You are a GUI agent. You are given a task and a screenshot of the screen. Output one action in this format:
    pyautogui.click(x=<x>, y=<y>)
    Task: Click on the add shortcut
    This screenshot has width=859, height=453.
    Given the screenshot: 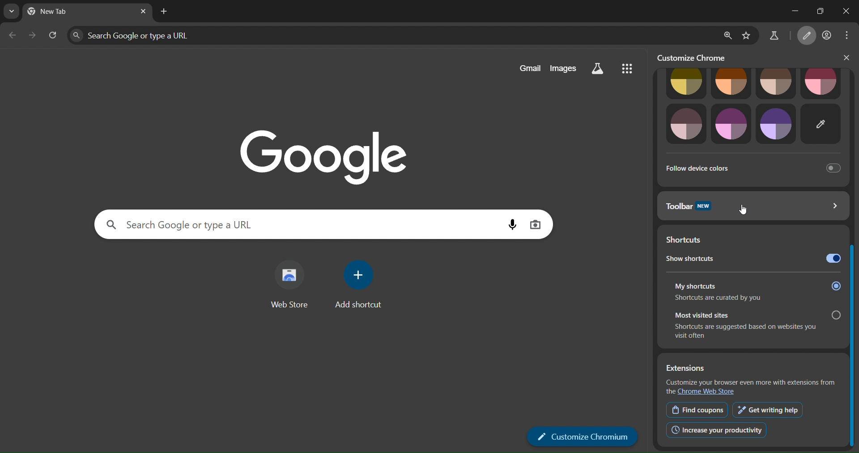 What is the action you would take?
    pyautogui.click(x=362, y=287)
    